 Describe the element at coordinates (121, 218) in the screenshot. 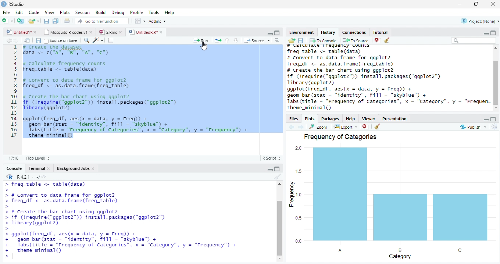

I see `>freq_table <- table(data)¢ Convert to data frame for ggplot2req_df <- as.data.frame(freq_table)¢ Create the bar chart using ggplot2if (irequire("ggplot2”)) install. packages(“ggplot2")brary (ggplot2)jgplot (freq_df, aes(x = data, y = Freq) +geom_bar (stat = “identity”, Fi11 = "skyblue") +Tabs(title = "Frequency of categories”, x = “category”, y = “Frequency”) +theme_minimal()` at that location.